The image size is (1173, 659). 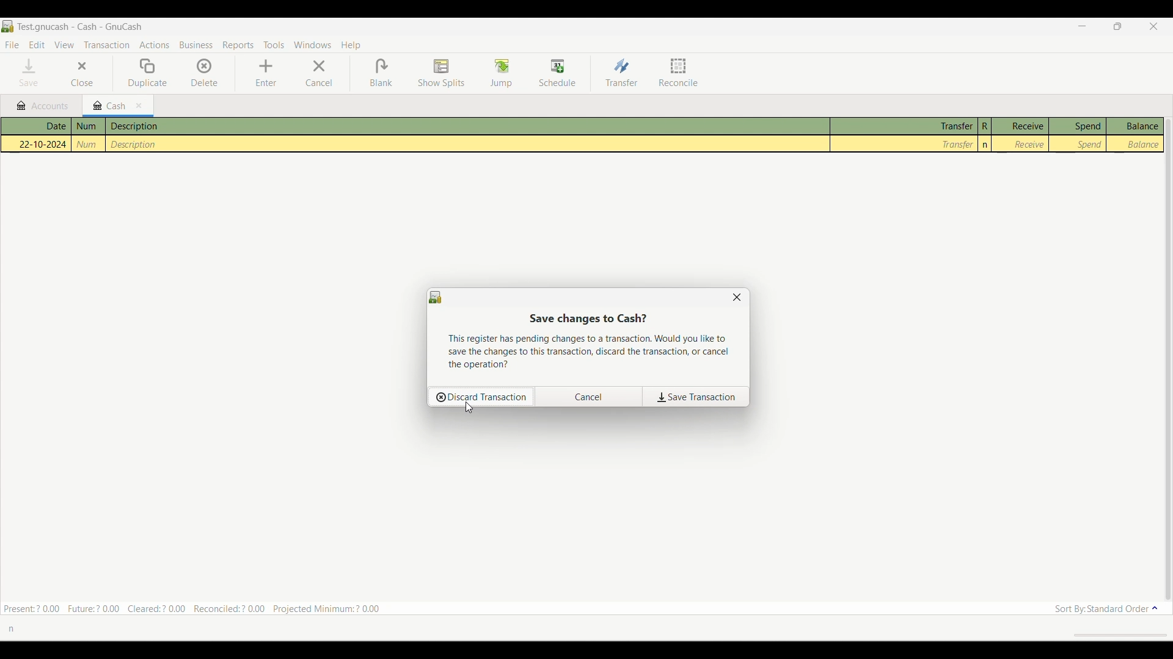 I want to click on Selected open tab, so click(x=117, y=106).